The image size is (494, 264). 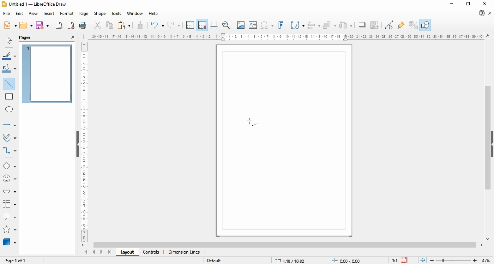 I want to click on helplines while moving, so click(x=214, y=24).